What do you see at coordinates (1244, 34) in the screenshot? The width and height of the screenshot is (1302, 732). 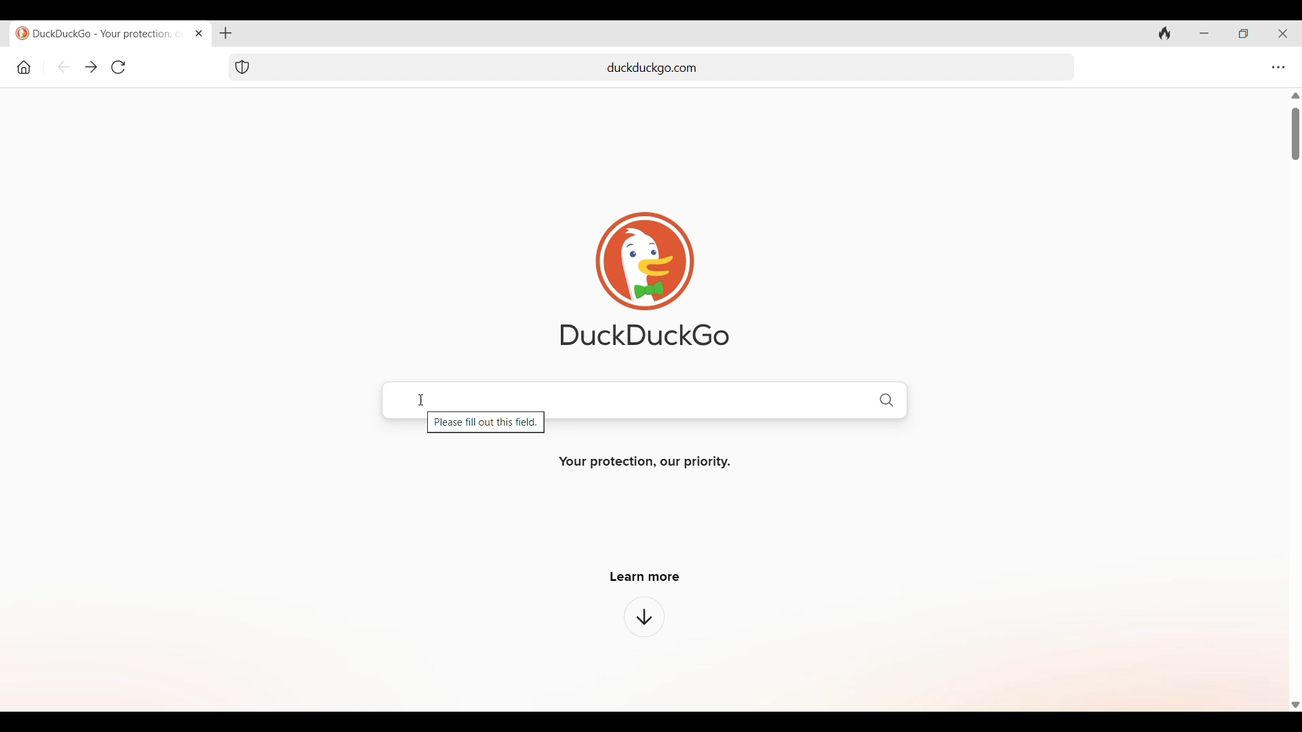 I see `Show interface in a smaller tab` at bounding box center [1244, 34].